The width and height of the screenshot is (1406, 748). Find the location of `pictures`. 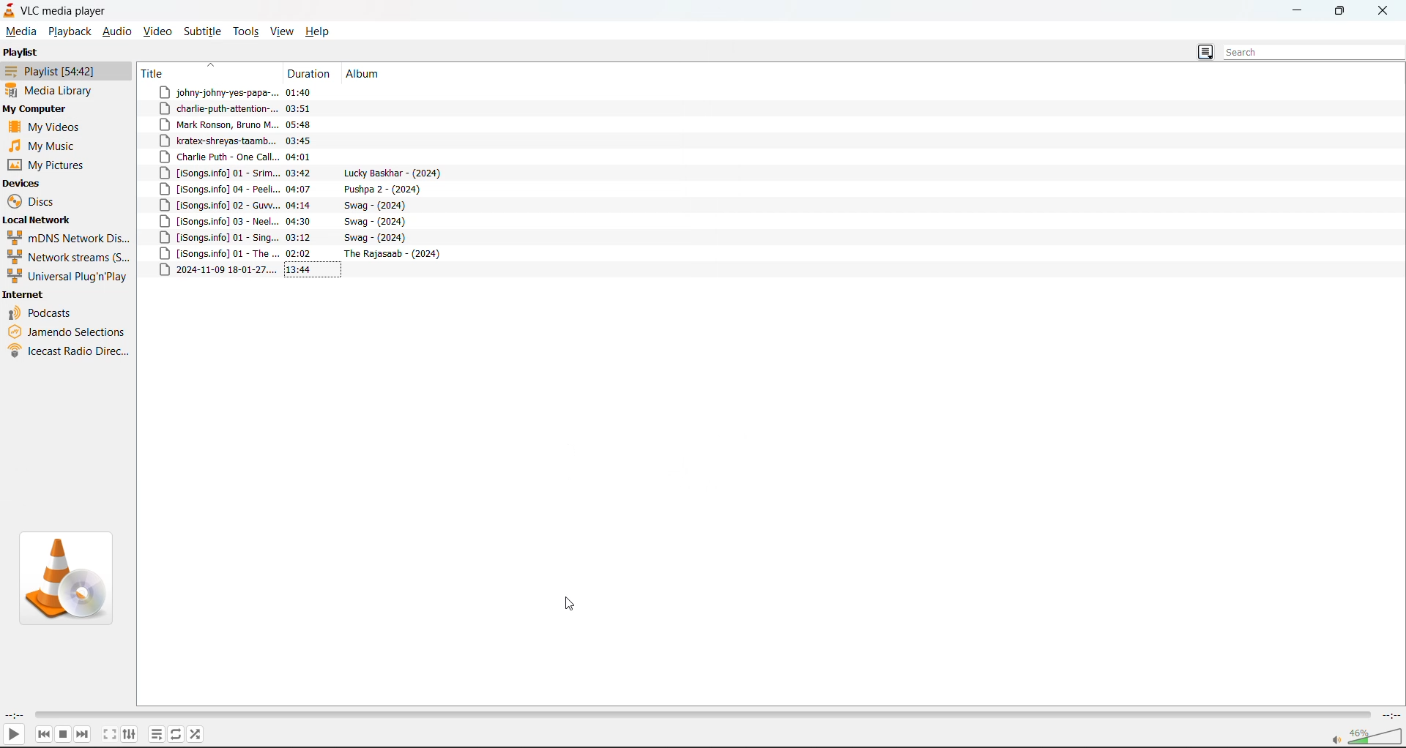

pictures is located at coordinates (53, 163).